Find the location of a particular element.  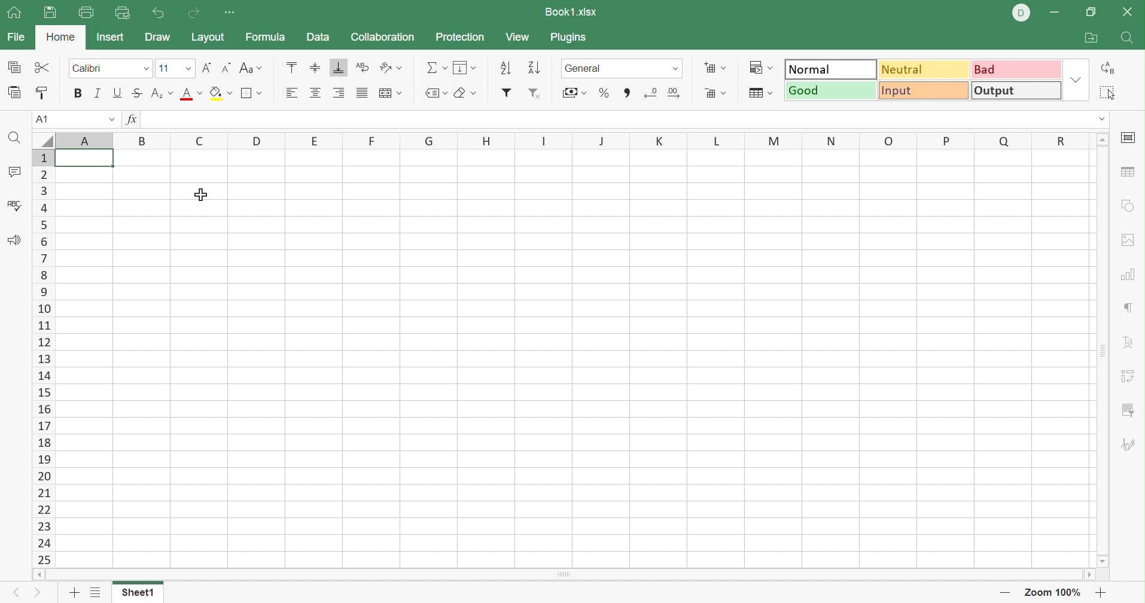

Replace is located at coordinates (1109, 66).